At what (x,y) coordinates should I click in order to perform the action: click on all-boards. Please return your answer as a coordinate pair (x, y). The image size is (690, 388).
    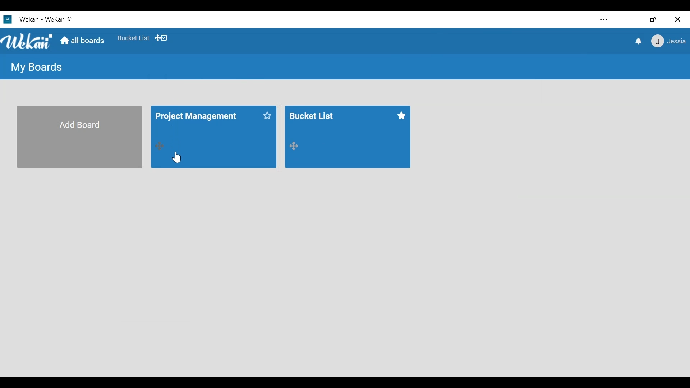
    Looking at the image, I should click on (81, 40).